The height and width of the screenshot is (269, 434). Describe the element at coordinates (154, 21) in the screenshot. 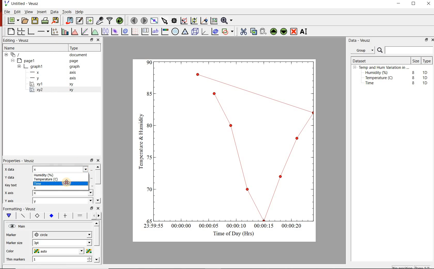

I see `view plot full screen` at that location.